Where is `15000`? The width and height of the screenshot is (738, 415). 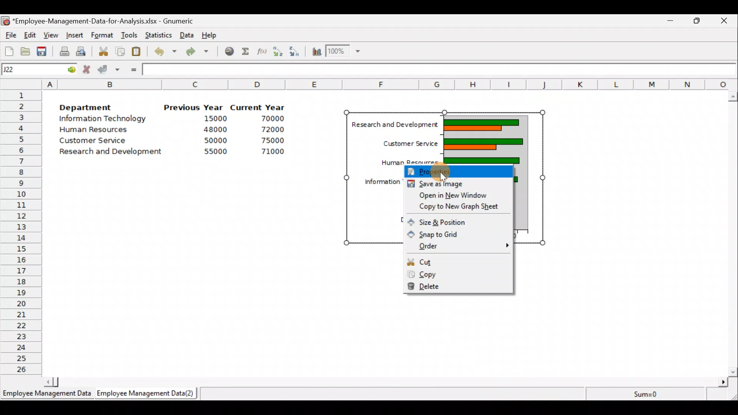
15000 is located at coordinates (213, 120).